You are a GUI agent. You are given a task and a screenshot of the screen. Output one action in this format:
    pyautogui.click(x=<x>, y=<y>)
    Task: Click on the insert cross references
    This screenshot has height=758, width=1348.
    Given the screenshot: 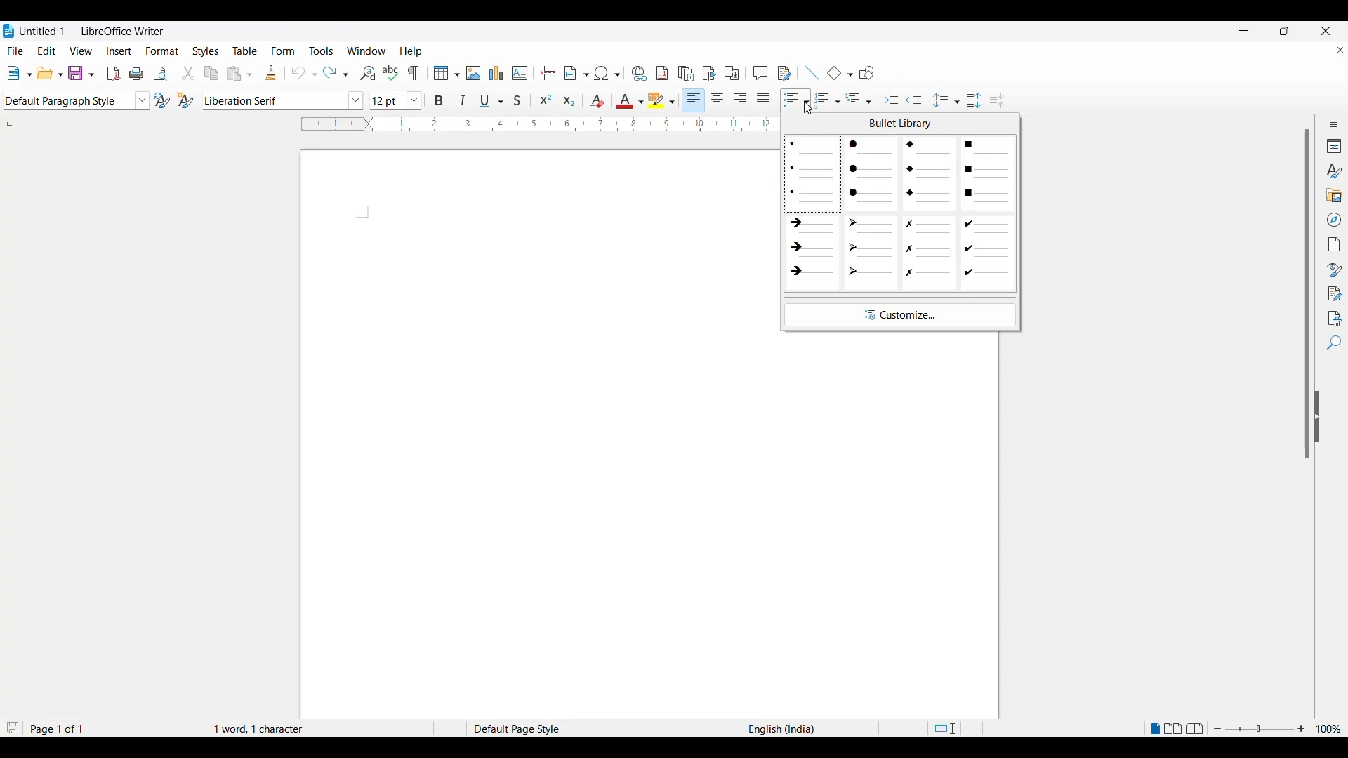 What is the action you would take?
    pyautogui.click(x=734, y=73)
    